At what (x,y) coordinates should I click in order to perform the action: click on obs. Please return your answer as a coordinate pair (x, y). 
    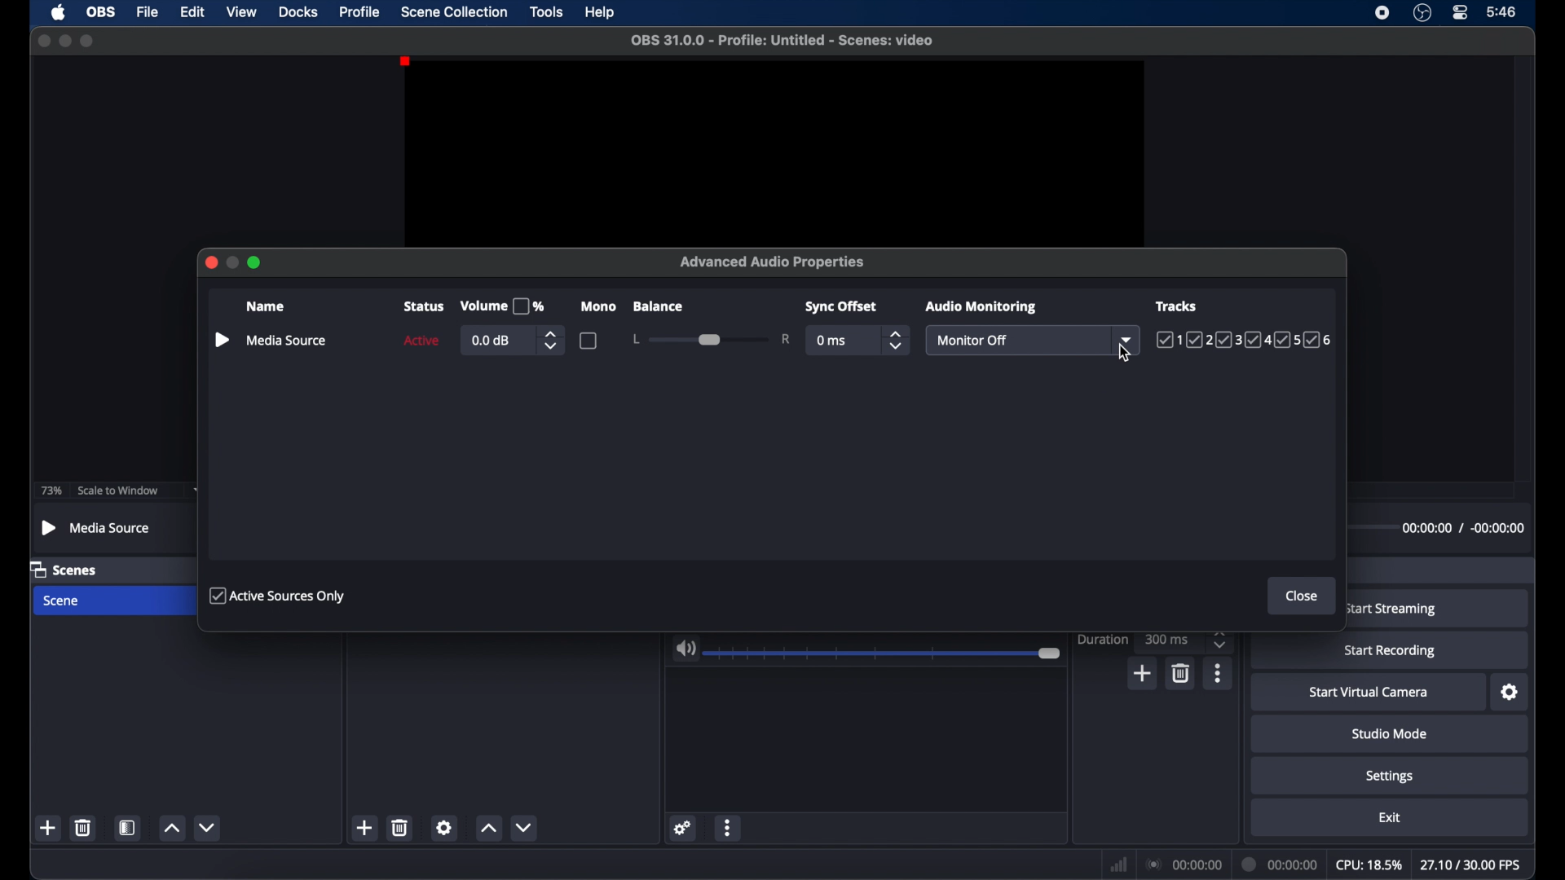
    Looking at the image, I should click on (99, 11).